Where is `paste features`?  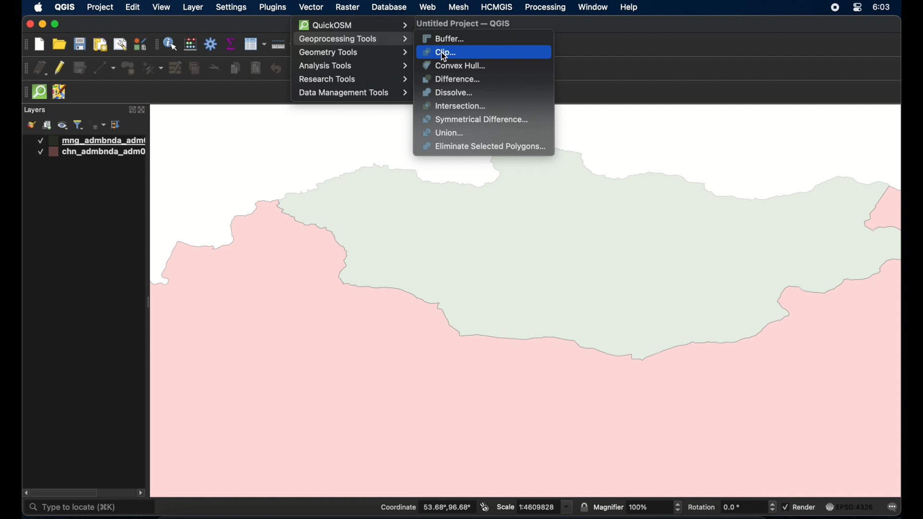 paste features is located at coordinates (256, 68).